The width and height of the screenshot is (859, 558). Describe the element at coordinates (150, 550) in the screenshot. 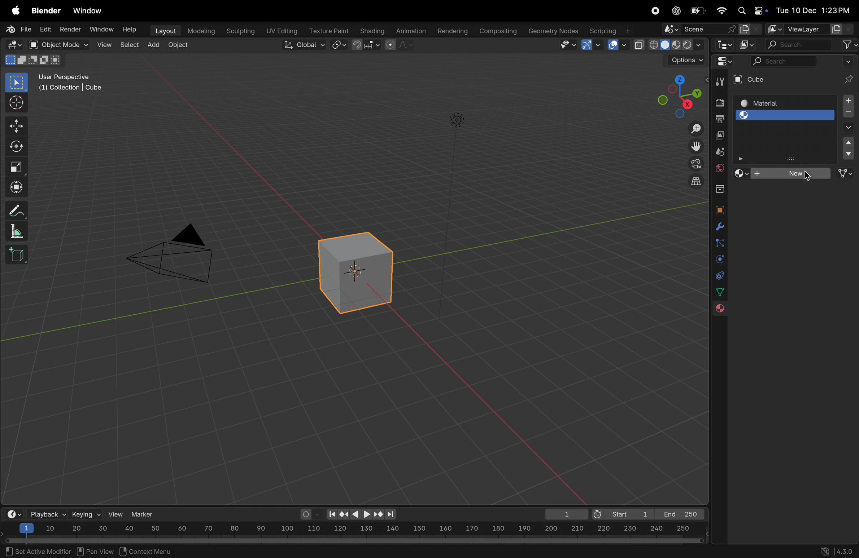

I see `context menu` at that location.